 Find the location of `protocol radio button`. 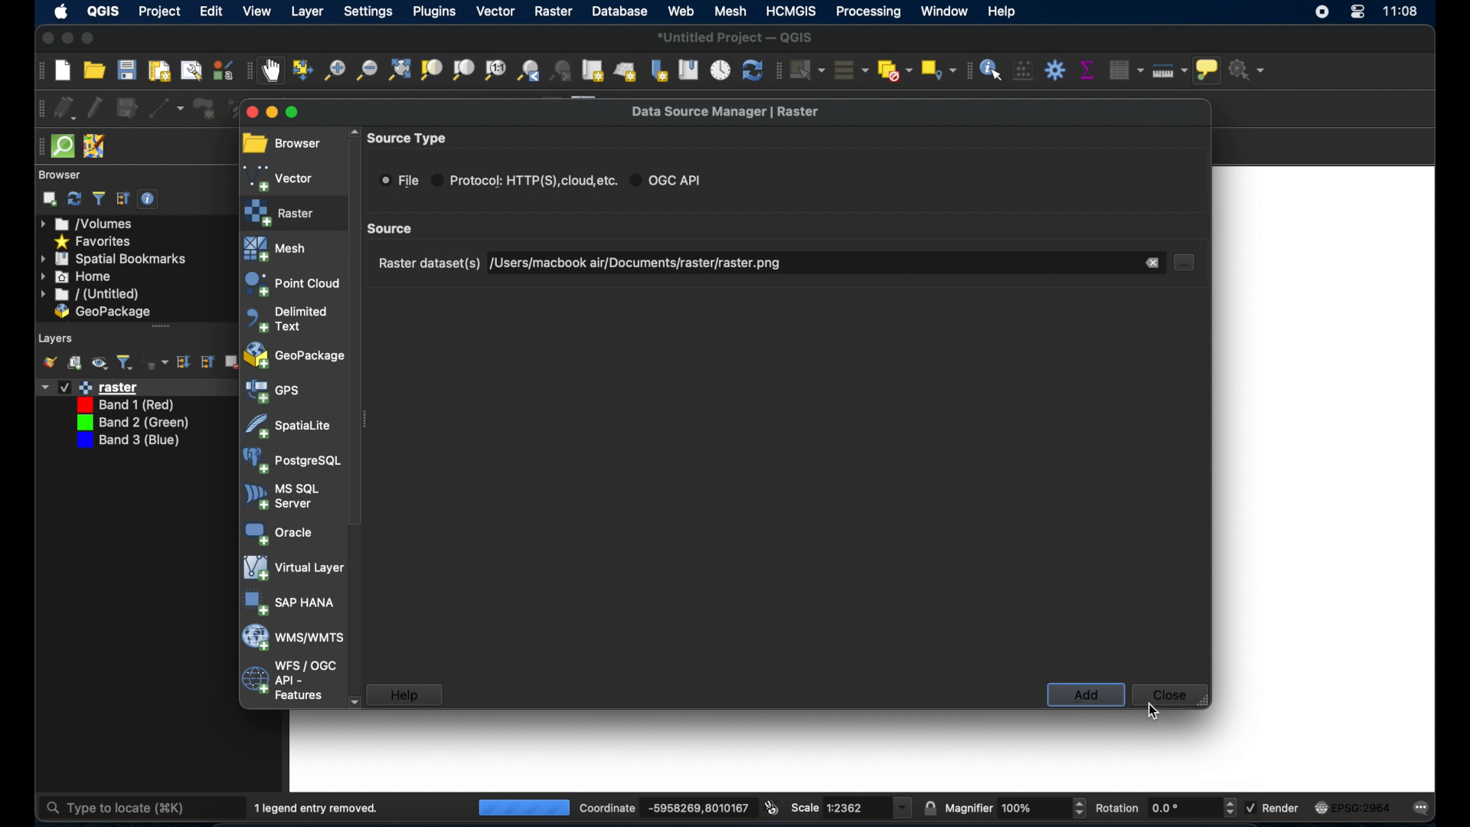

protocol radio button is located at coordinates (524, 180).